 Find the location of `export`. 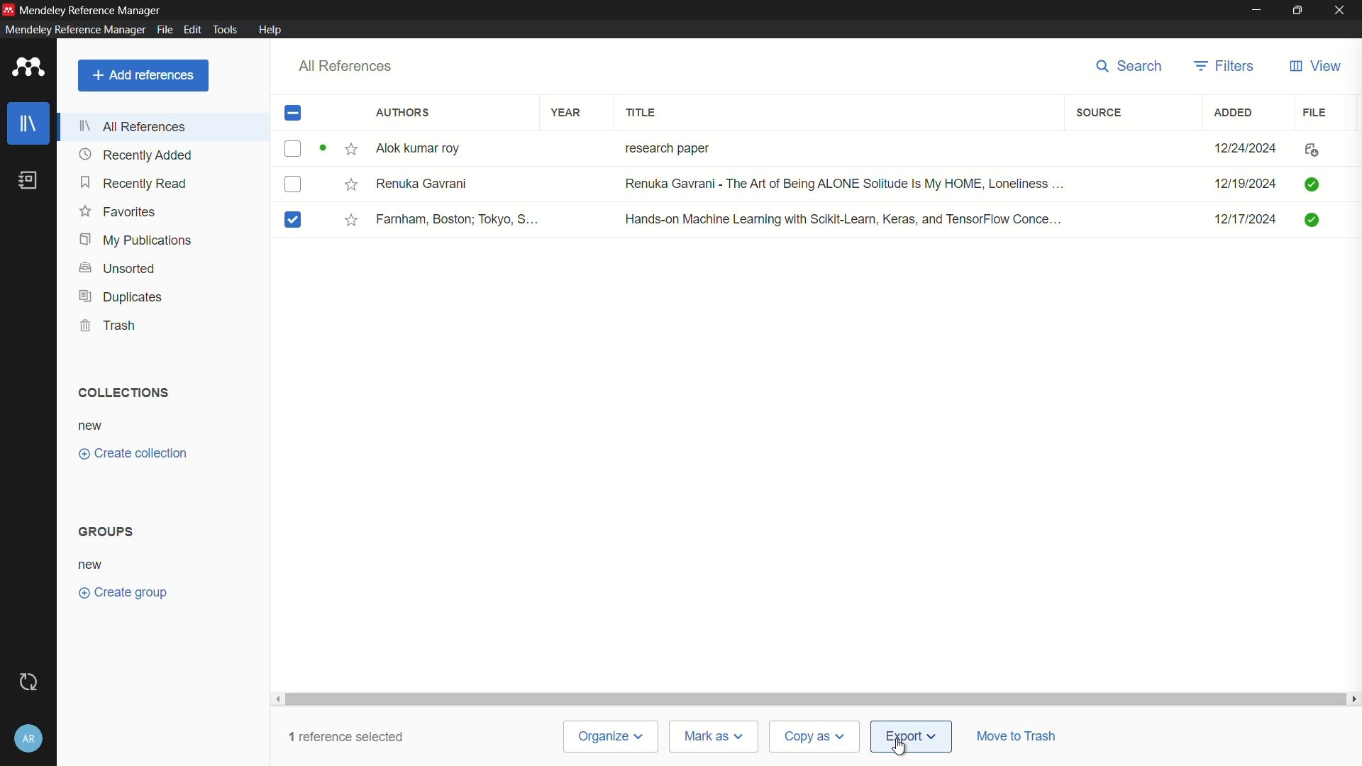

export is located at coordinates (911, 738).